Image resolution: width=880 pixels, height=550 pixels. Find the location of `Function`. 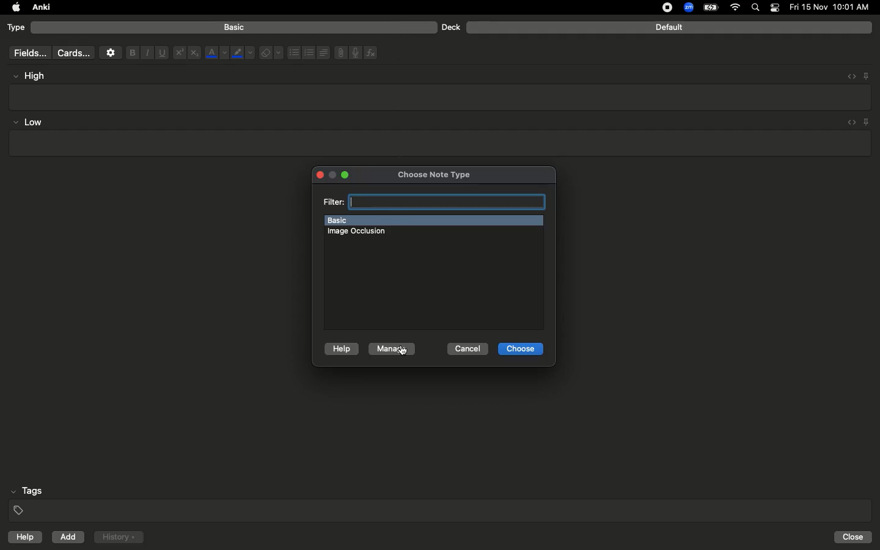

Function is located at coordinates (372, 53).